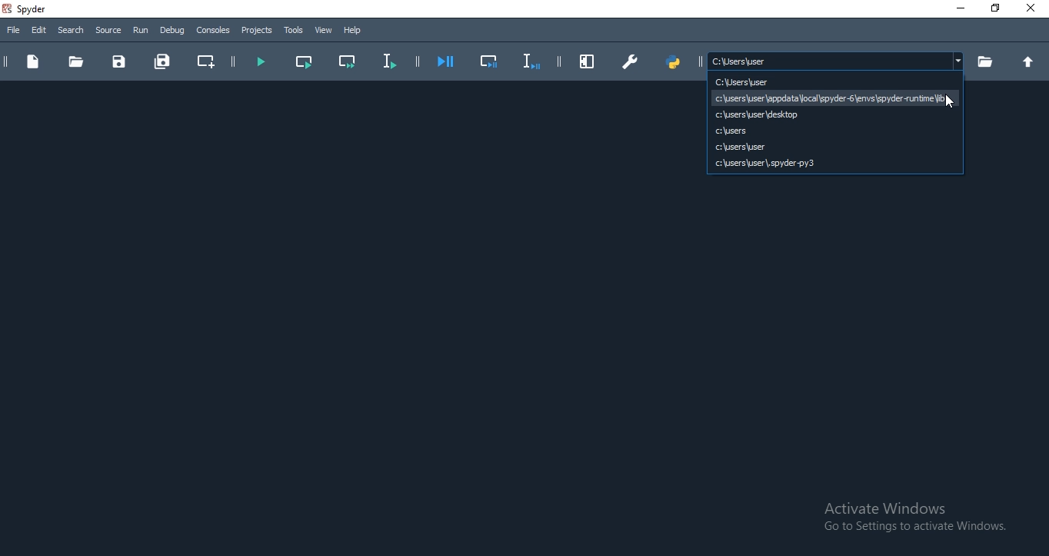 This screenshot has width=1049, height=556. I want to click on folder, so click(75, 61).